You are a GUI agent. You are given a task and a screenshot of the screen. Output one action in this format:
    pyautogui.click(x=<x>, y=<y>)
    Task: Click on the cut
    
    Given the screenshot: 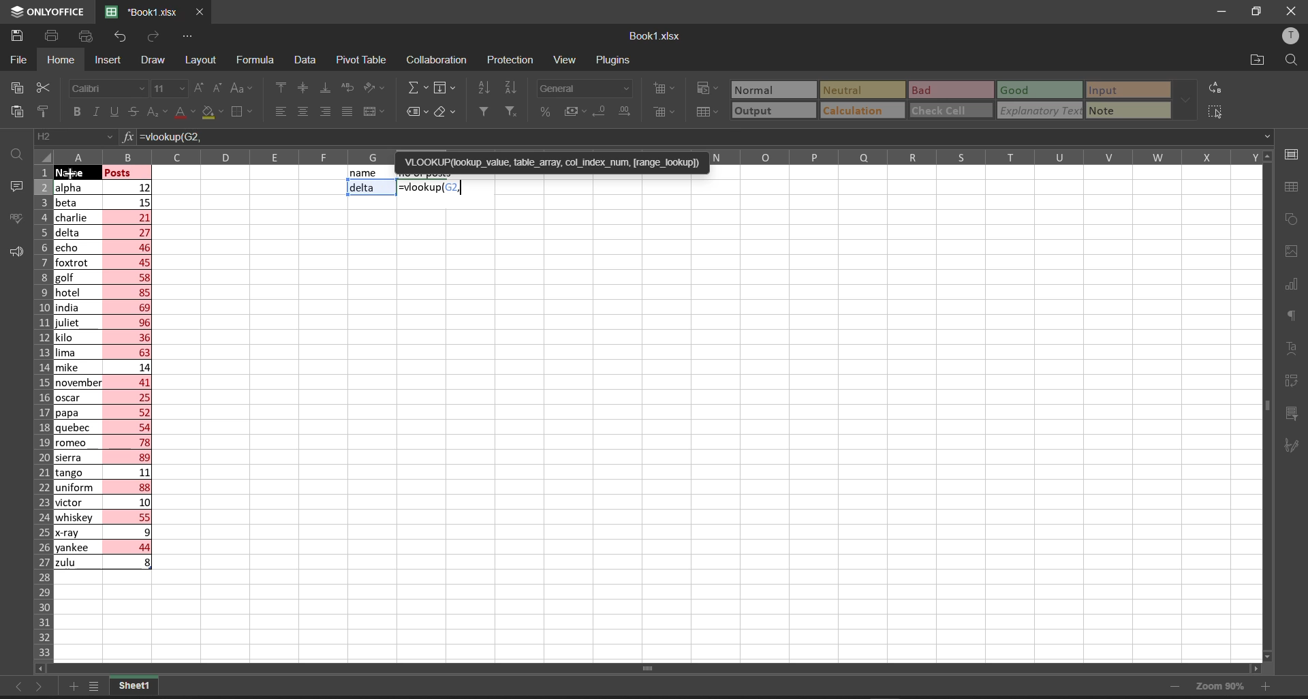 What is the action you would take?
    pyautogui.click(x=44, y=85)
    